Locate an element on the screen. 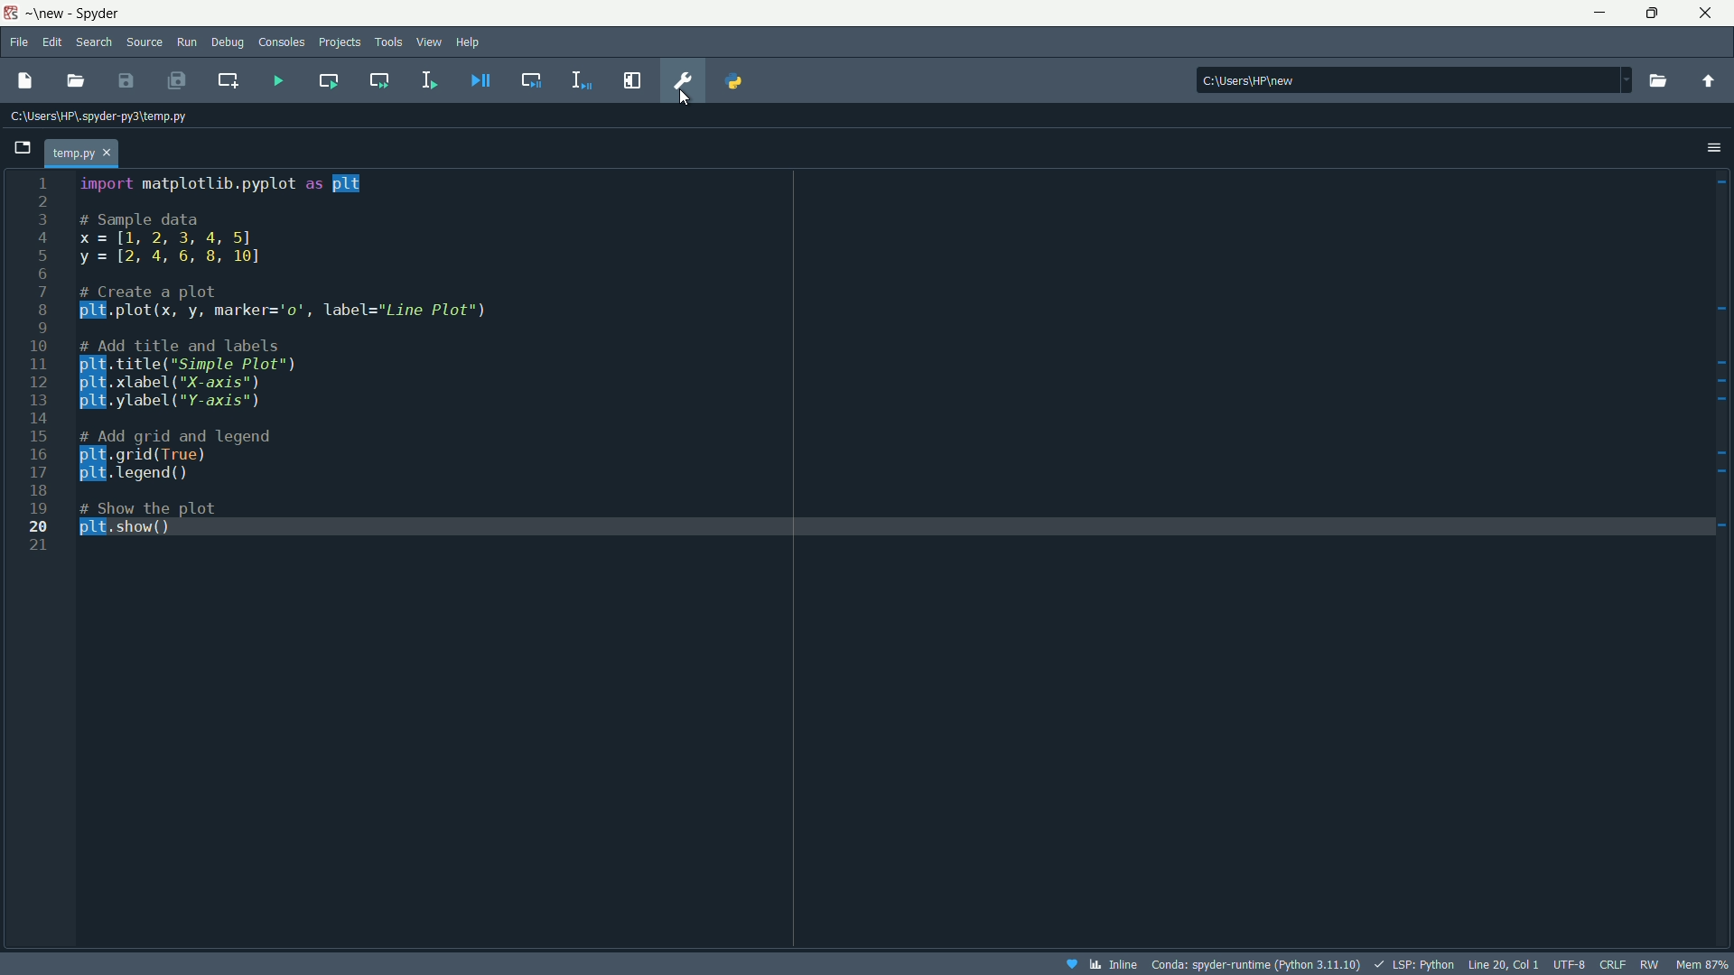  file eol status is located at coordinates (1610, 965).